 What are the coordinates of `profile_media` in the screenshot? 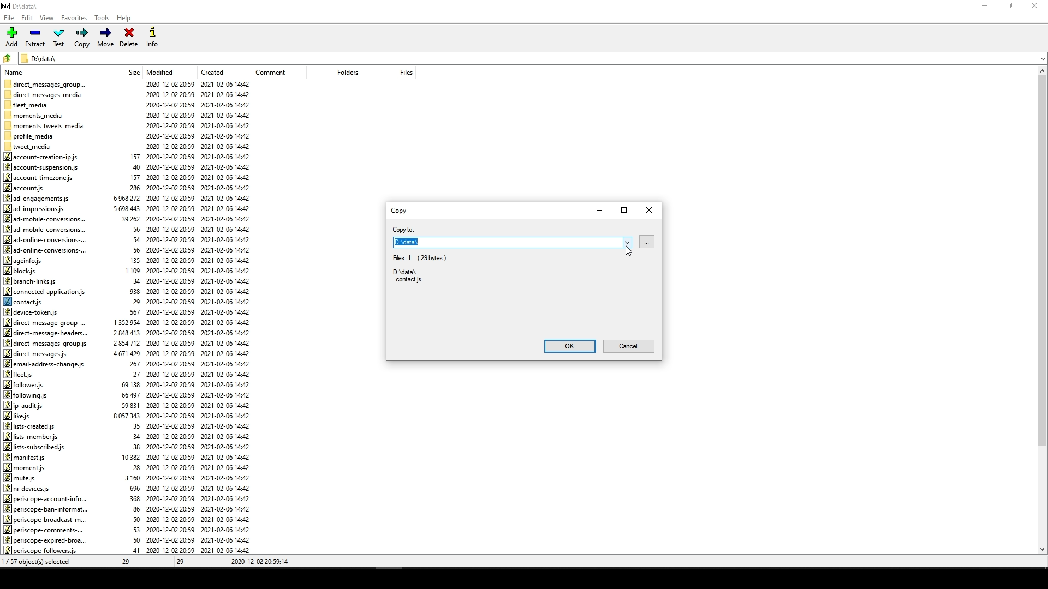 It's located at (31, 136).